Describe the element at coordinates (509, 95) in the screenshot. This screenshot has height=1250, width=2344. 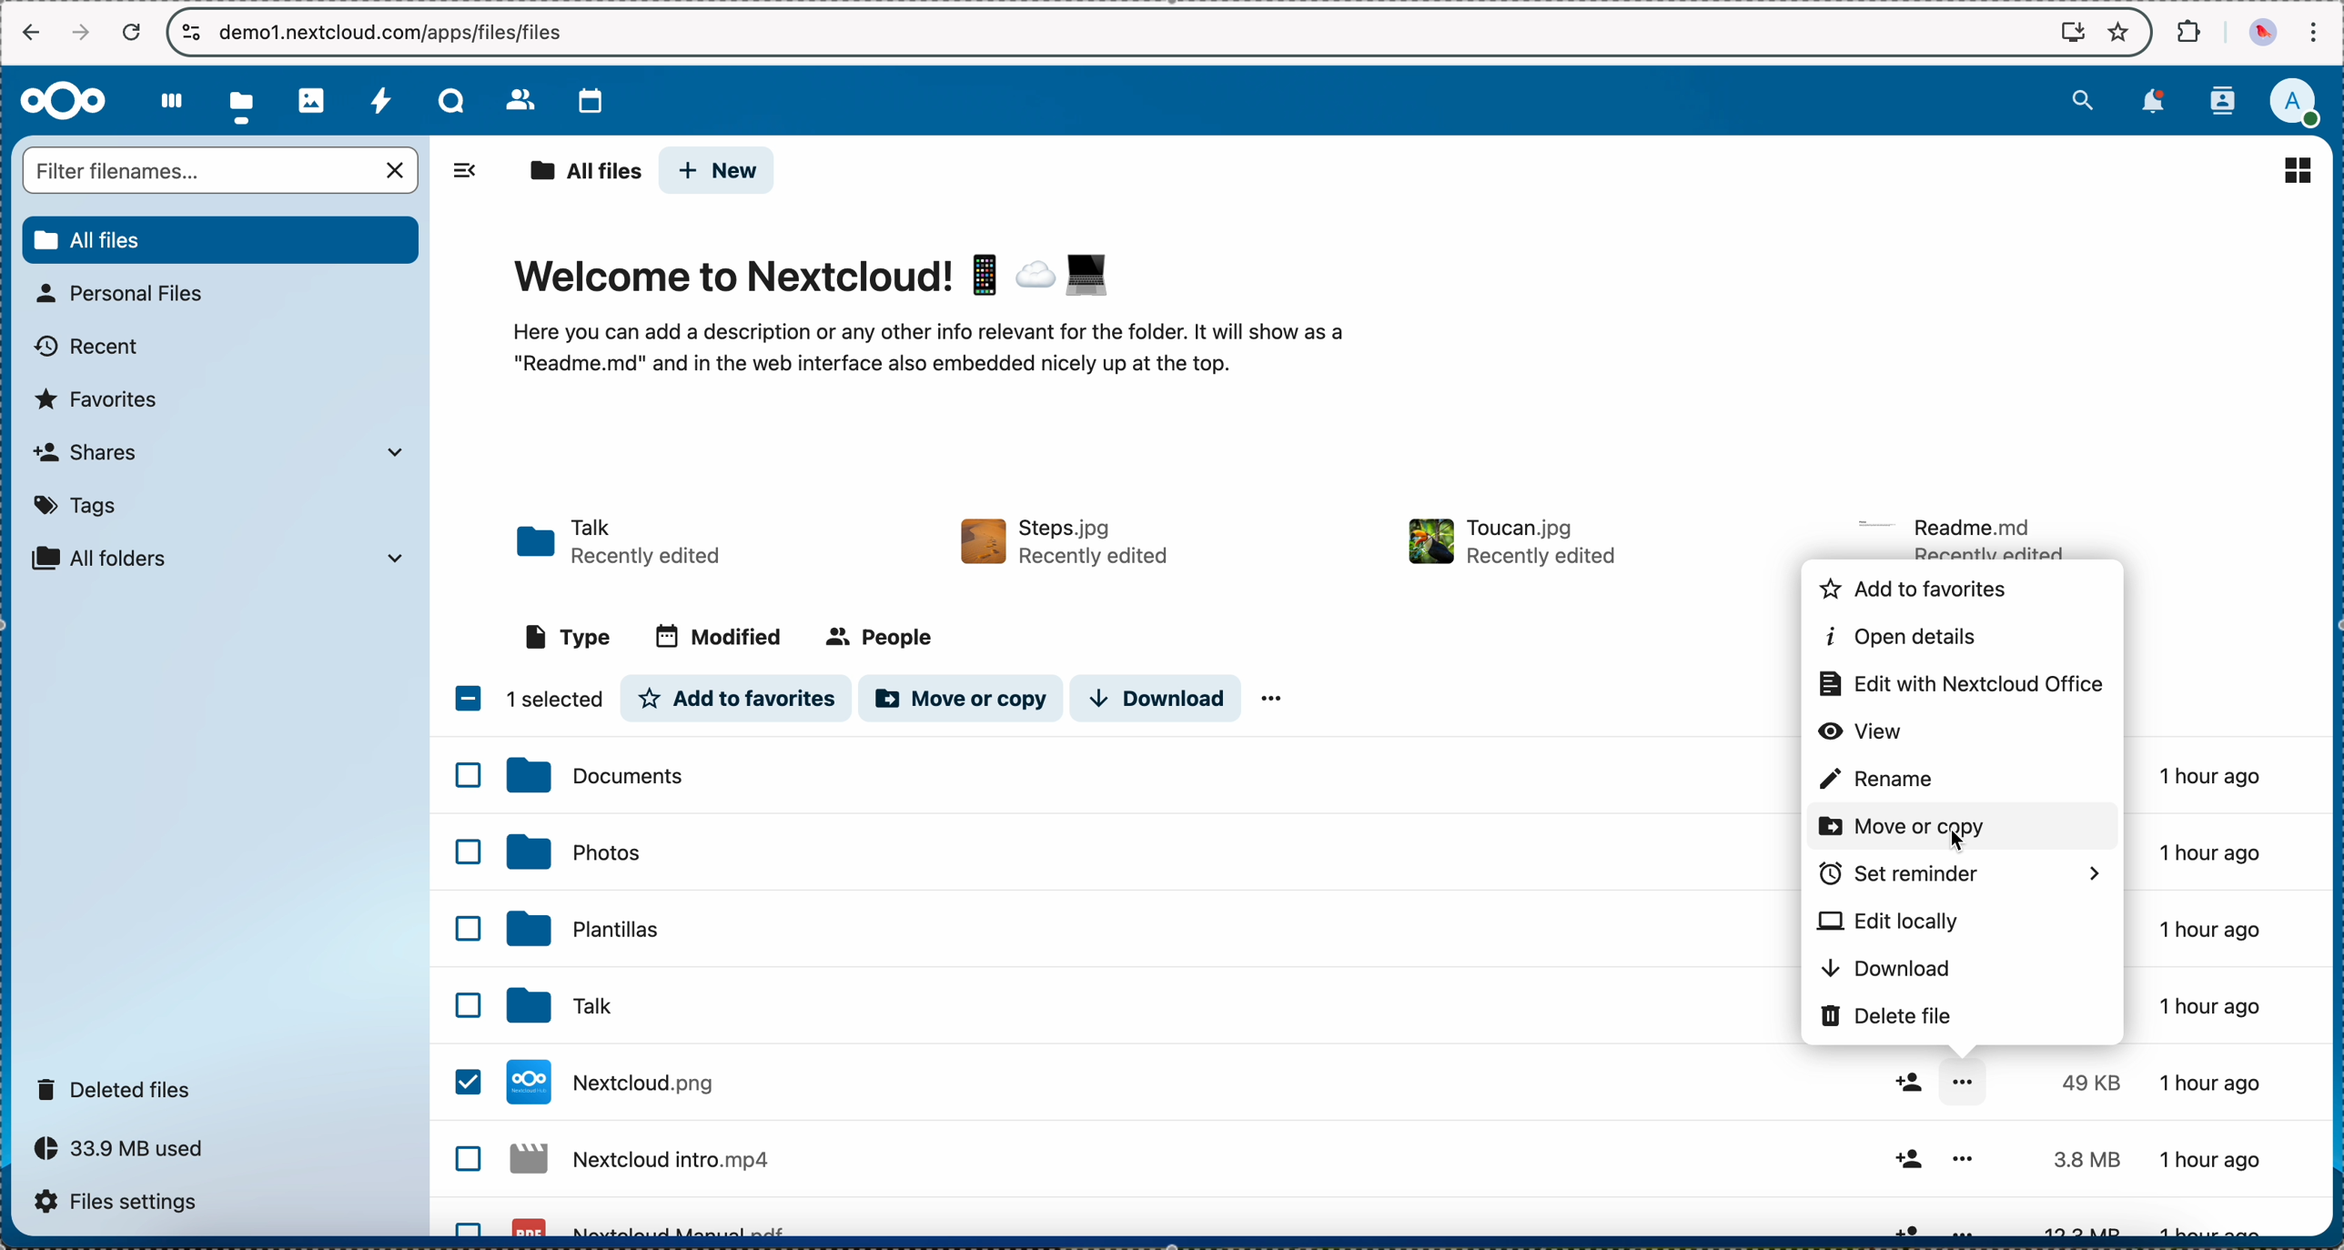
I see `contacts` at that location.